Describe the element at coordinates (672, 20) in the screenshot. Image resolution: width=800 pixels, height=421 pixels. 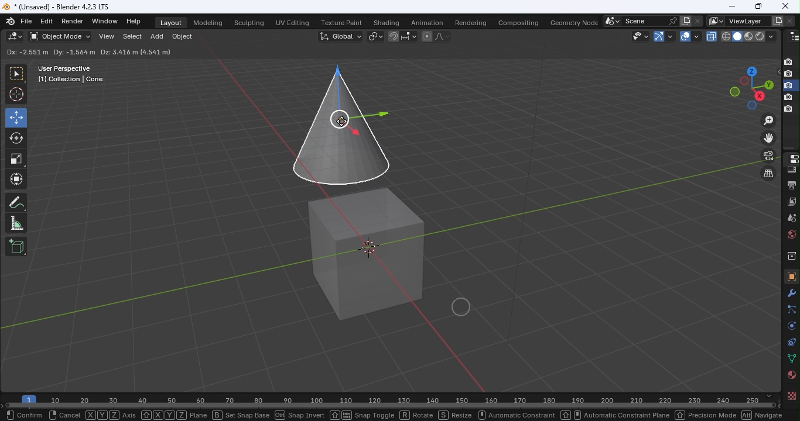
I see `Pin scene to workspace` at that location.